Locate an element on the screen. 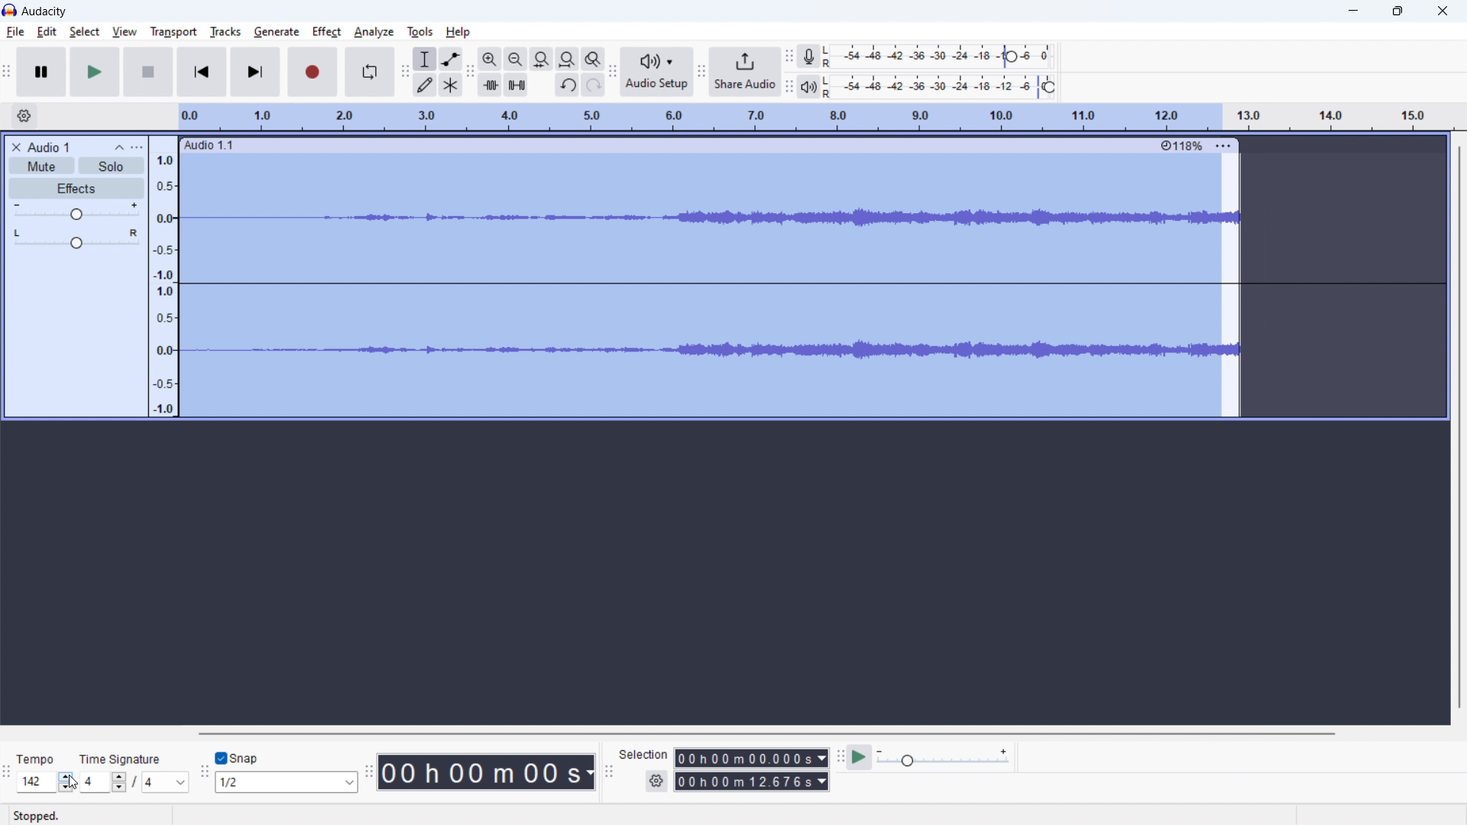 This screenshot has height=825, width=1467. recording meter toolbar is located at coordinates (789, 88).